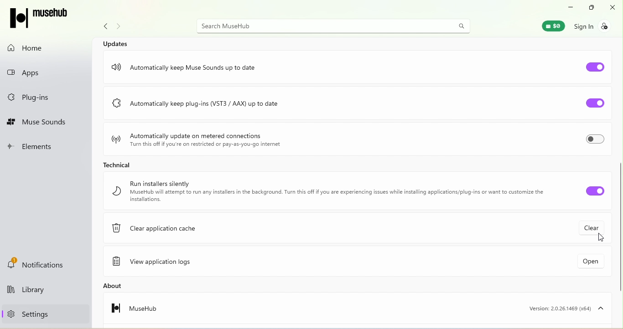 Image resolution: width=623 pixels, height=329 pixels. Describe the element at coordinates (619, 182) in the screenshot. I see `Scroll bar` at that location.